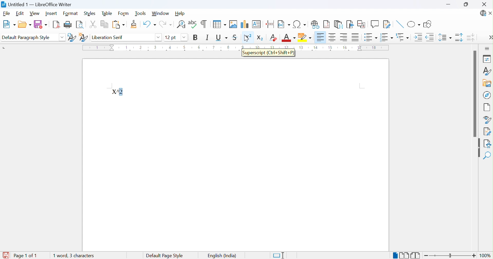 The image size is (493, 259). What do you see at coordinates (35, 14) in the screenshot?
I see `View` at bounding box center [35, 14].